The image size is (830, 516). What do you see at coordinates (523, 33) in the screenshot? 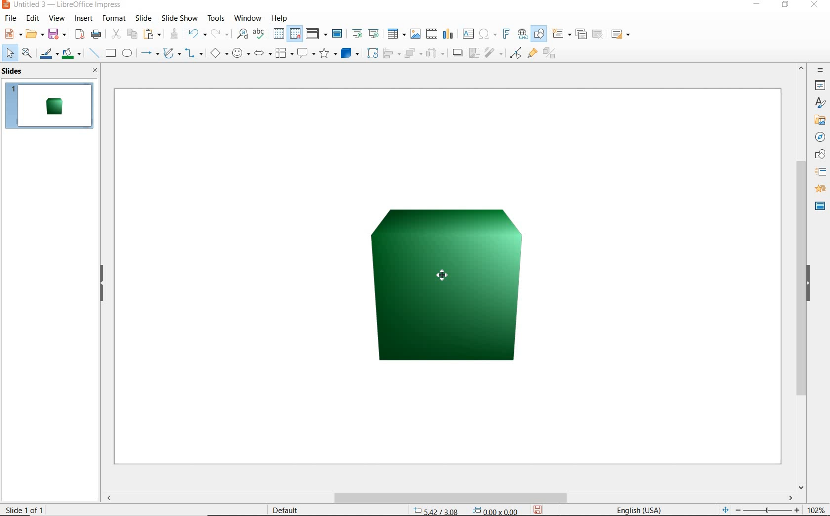
I see `insert hyperlink` at bounding box center [523, 33].